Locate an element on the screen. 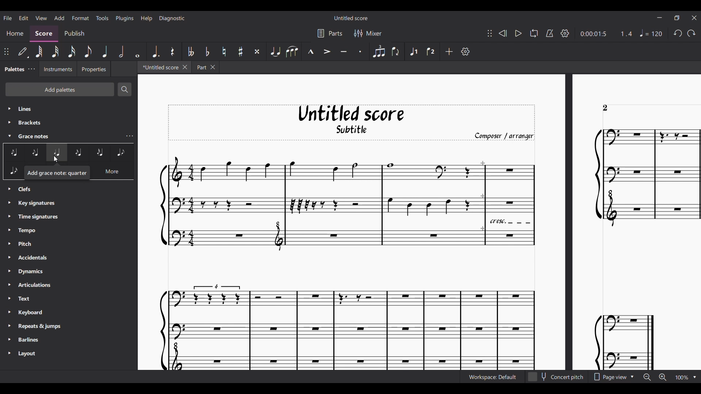 This screenshot has height=394, width=701. Expand respective palette is located at coordinates (9, 272).